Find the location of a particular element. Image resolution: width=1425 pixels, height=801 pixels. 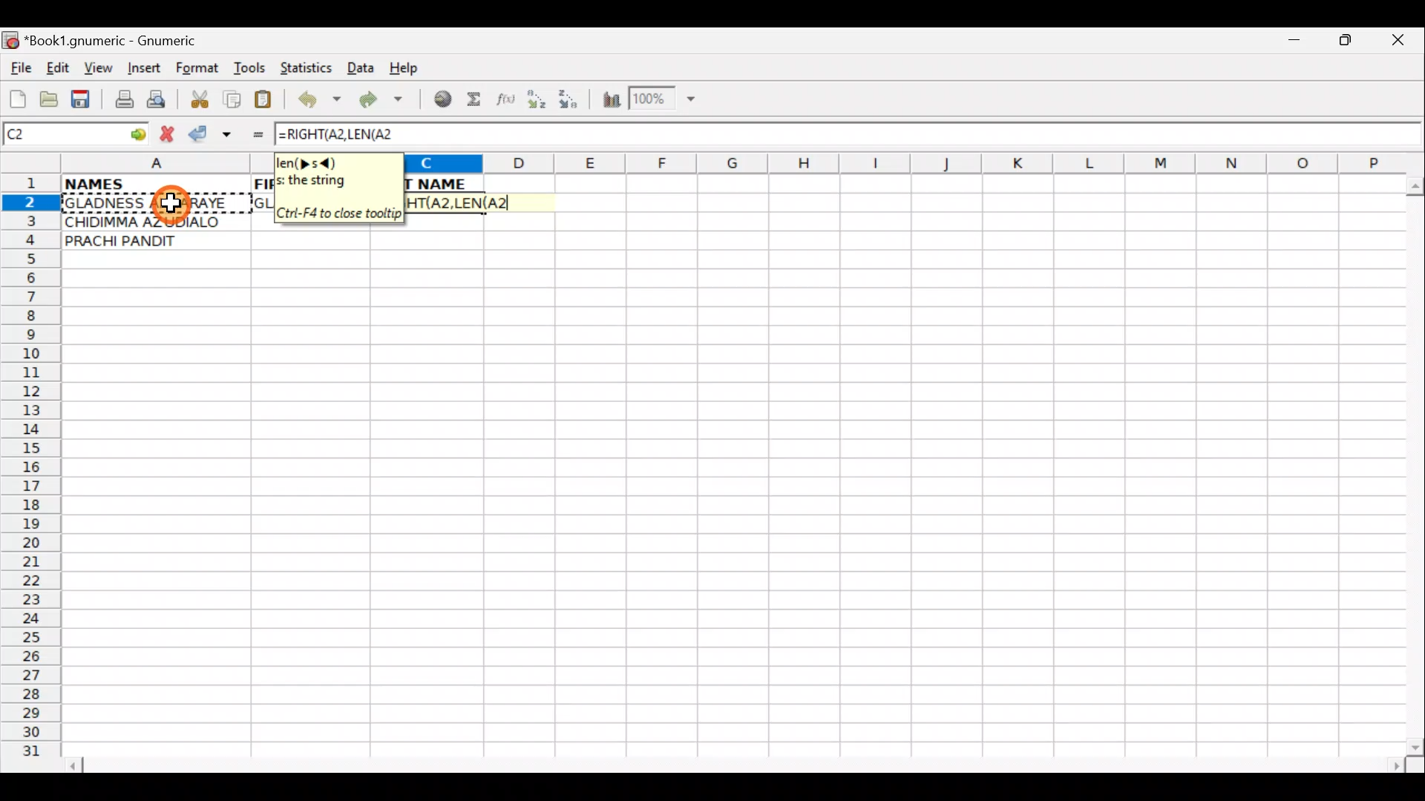

Maximize is located at coordinates (1348, 43).